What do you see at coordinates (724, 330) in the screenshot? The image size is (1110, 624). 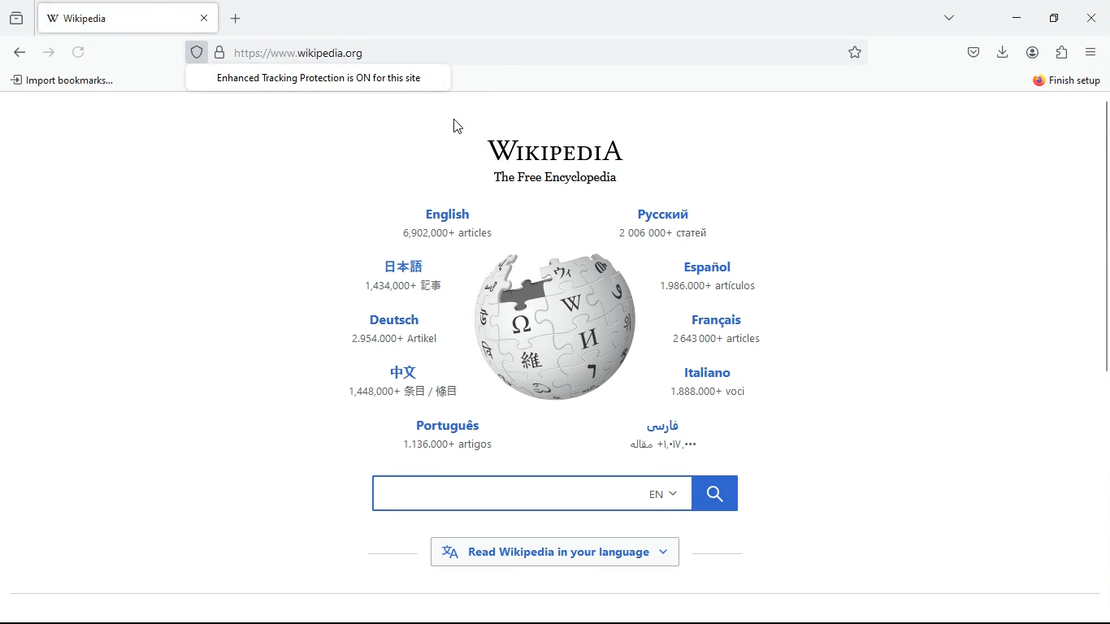 I see `français` at bounding box center [724, 330].